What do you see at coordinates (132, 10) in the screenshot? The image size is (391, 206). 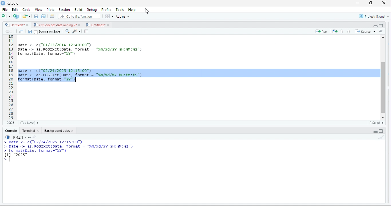 I see `Help` at bounding box center [132, 10].